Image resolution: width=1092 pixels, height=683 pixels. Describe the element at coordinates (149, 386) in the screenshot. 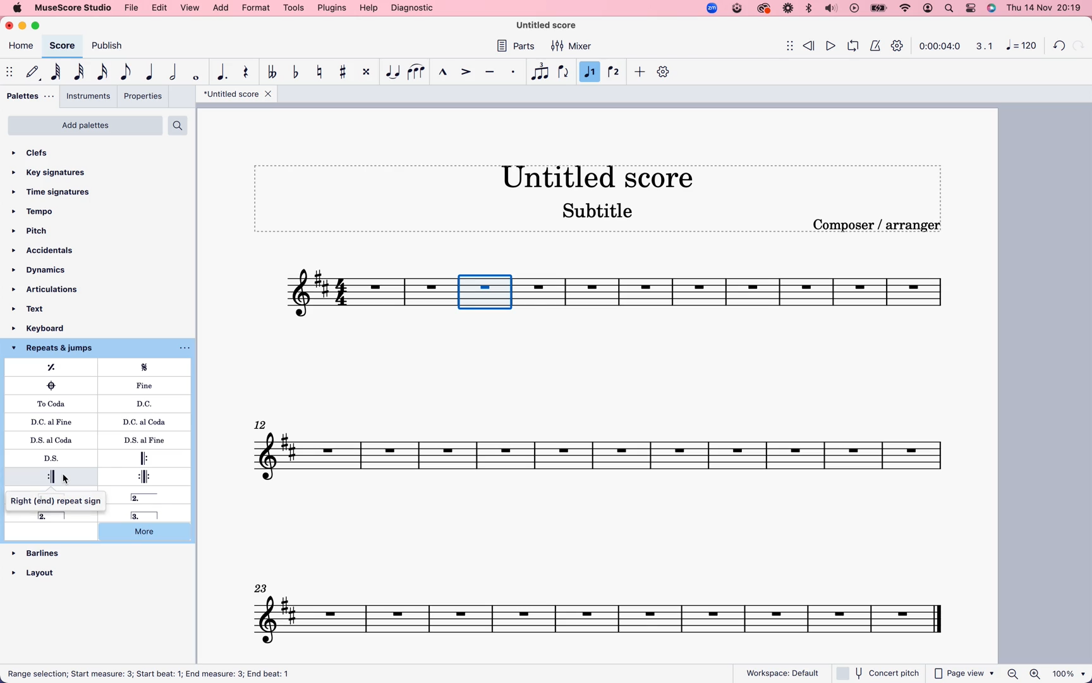

I see `fine` at that location.